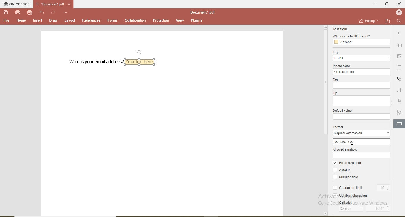  Describe the element at coordinates (361, 101) in the screenshot. I see `tip input` at that location.